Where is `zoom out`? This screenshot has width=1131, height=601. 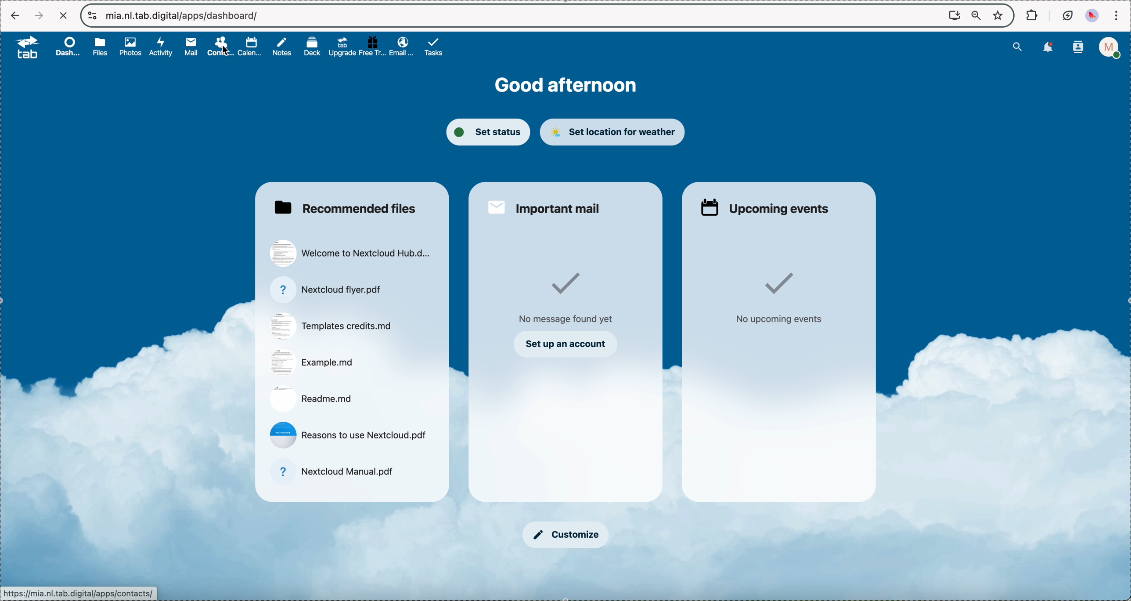 zoom out is located at coordinates (976, 14).